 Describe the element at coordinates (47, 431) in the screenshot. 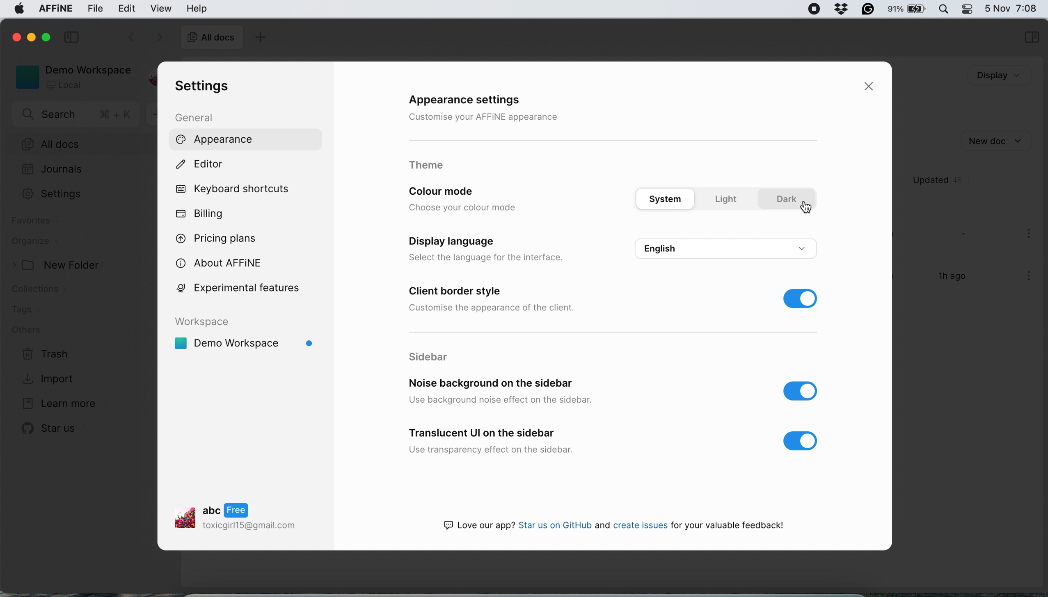

I see `star us` at that location.